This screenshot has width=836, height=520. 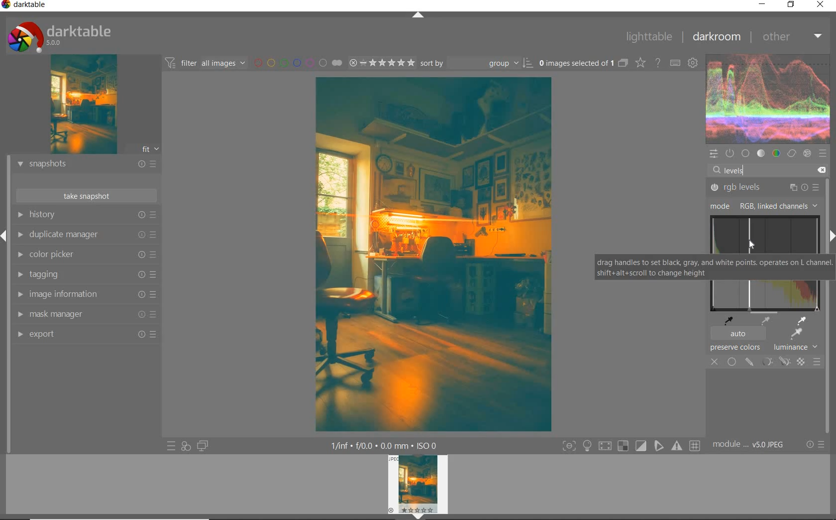 What do you see at coordinates (707, 267) in the screenshot?
I see `drag handles to set black, gray, and white points operates on L channel. shift+alt+scroll to change height` at bounding box center [707, 267].